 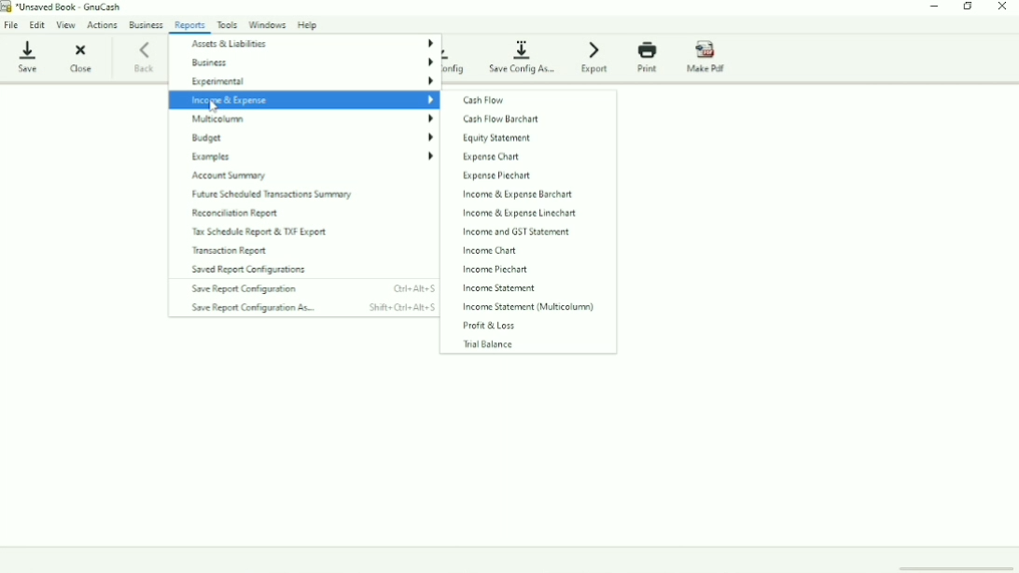 I want to click on Income & Expense Barchart, so click(x=515, y=194).